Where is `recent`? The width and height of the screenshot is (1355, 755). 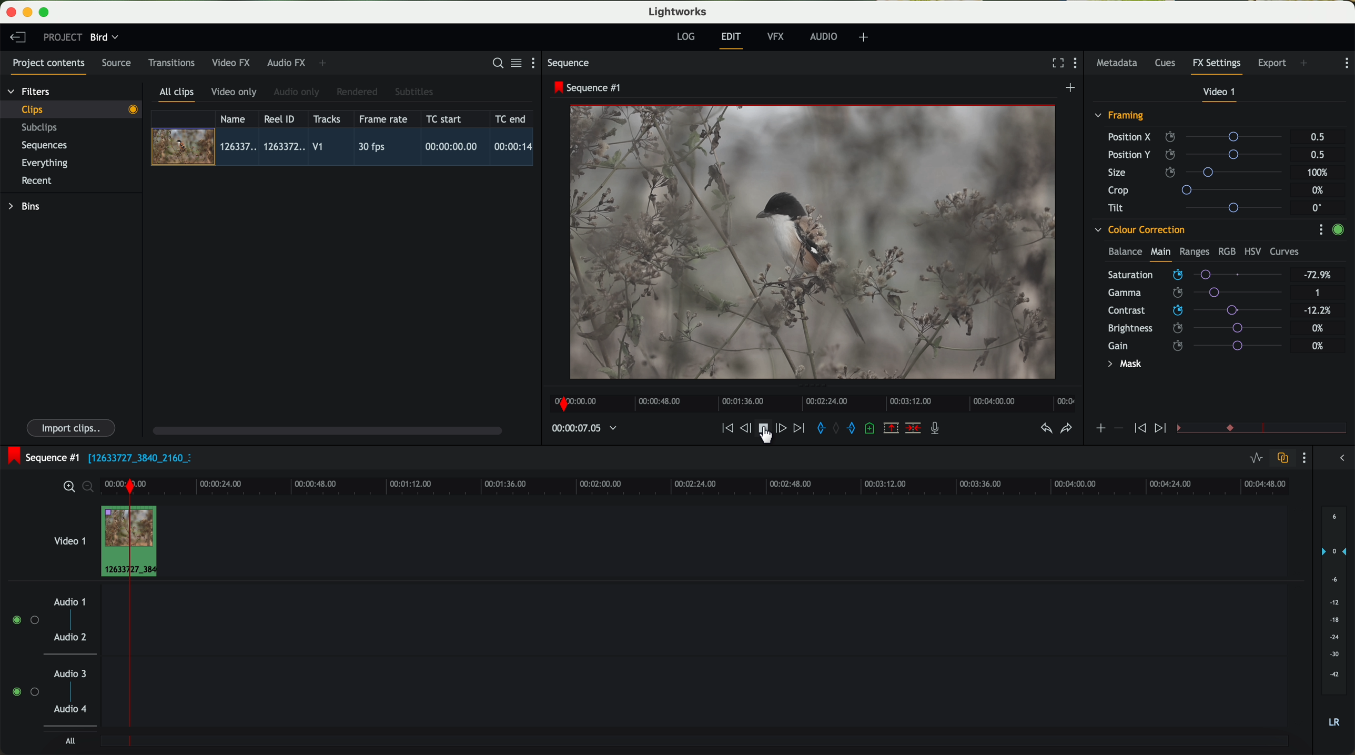 recent is located at coordinates (37, 182).